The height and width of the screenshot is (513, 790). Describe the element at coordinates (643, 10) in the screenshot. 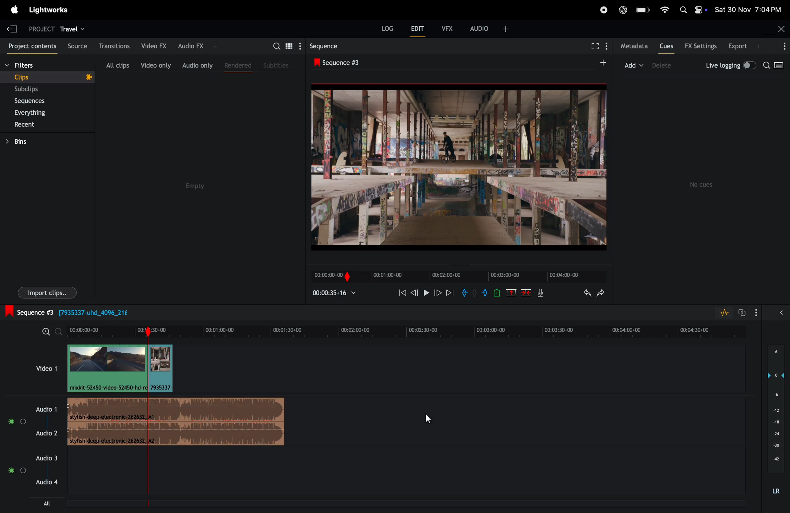

I see `battery` at that location.